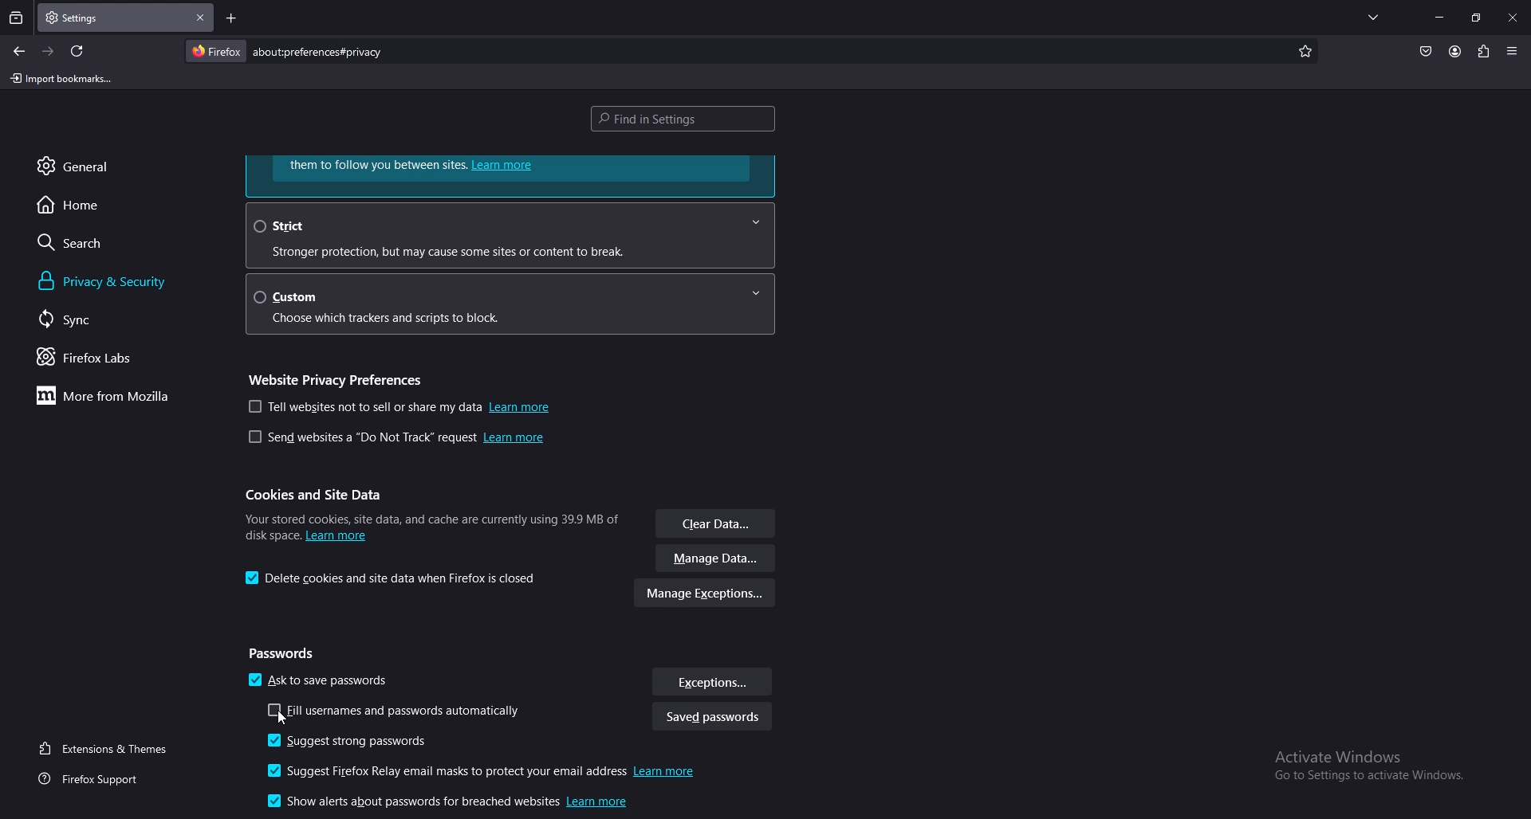  What do you see at coordinates (399, 710) in the screenshot?
I see `autofill` at bounding box center [399, 710].